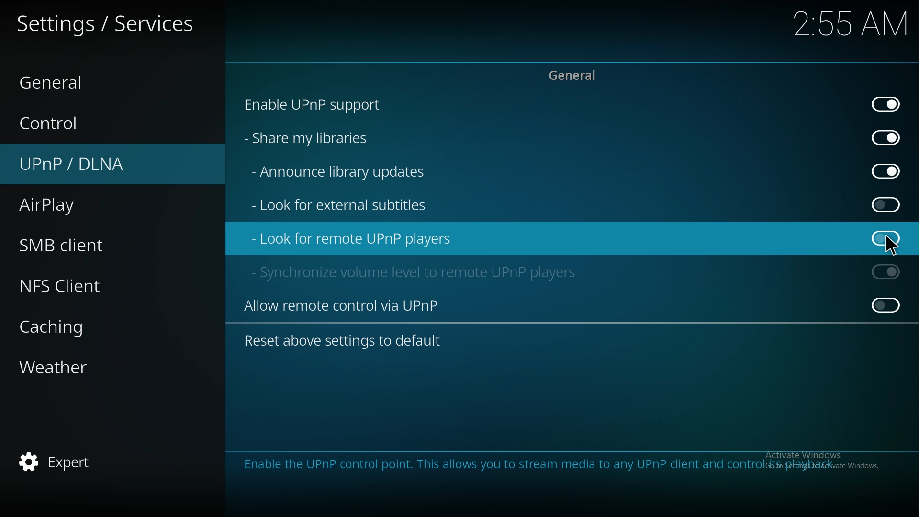 Image resolution: width=919 pixels, height=517 pixels. What do you see at coordinates (820, 461) in the screenshot?
I see `Activate Windows, Go to settings to activate windows` at bounding box center [820, 461].